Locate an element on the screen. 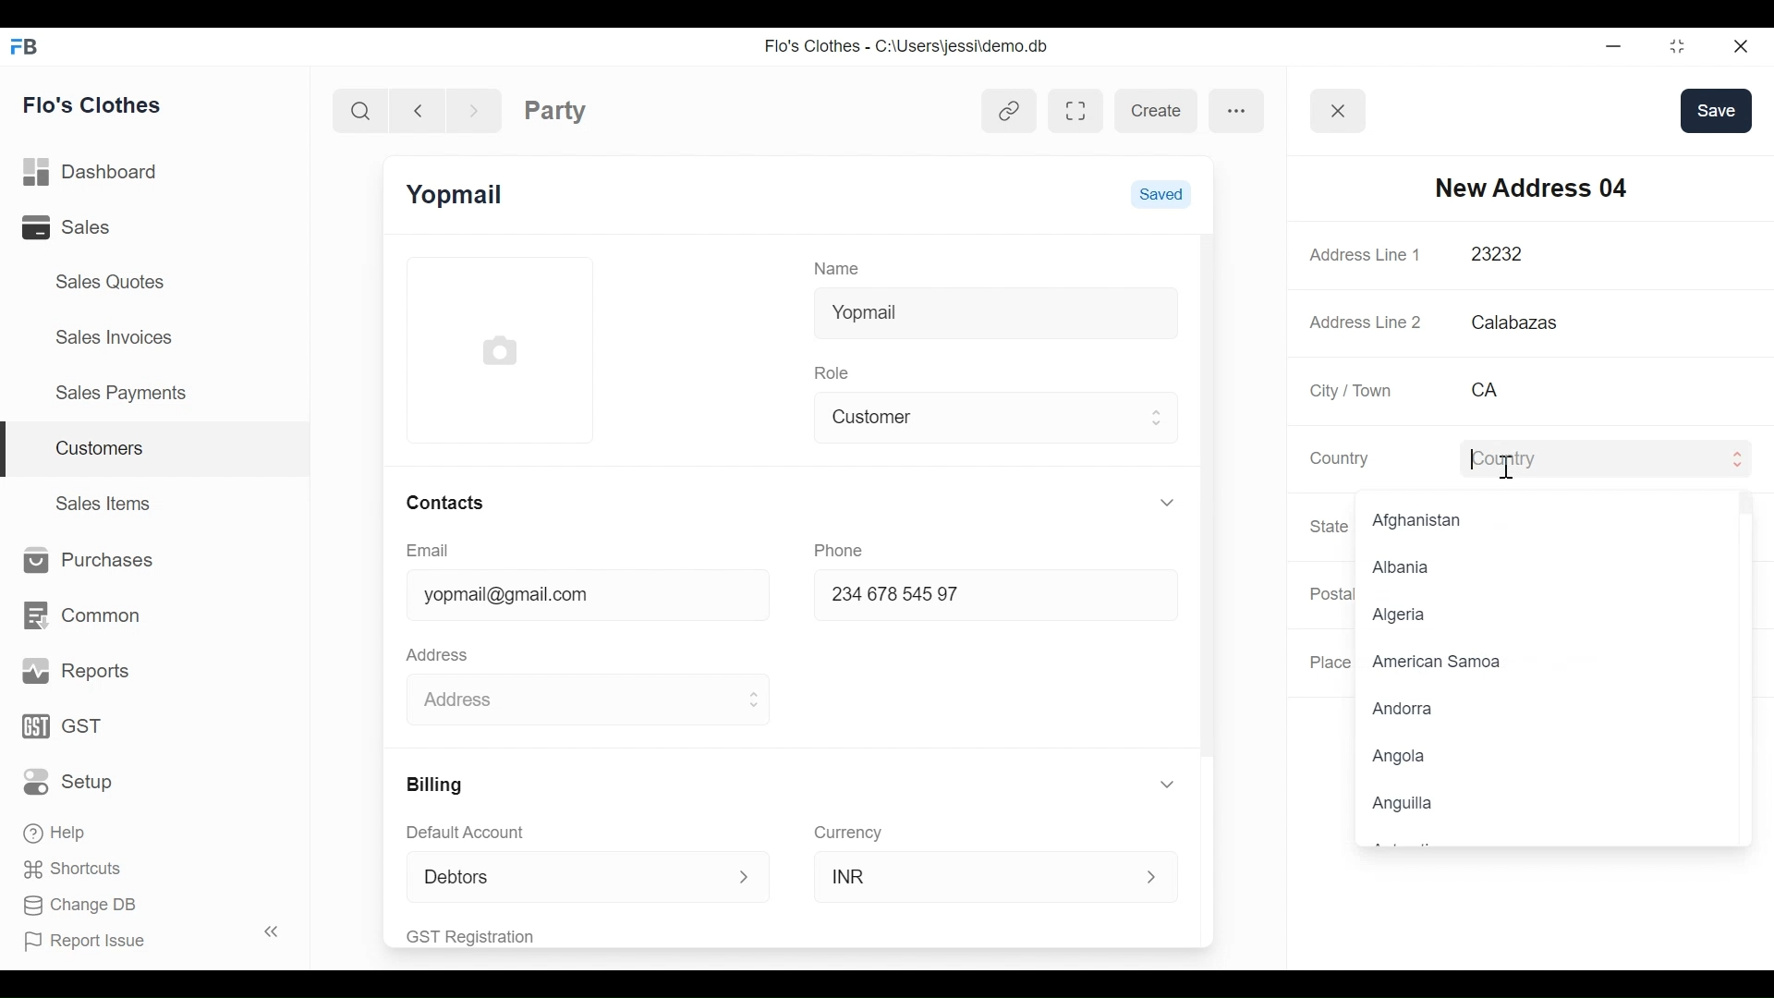 The width and height of the screenshot is (1774, 998). Expand is located at coordinates (1167, 502).